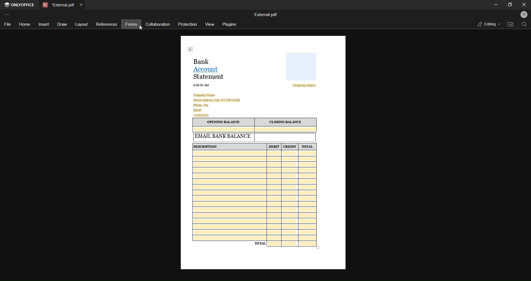 This screenshot has height=281, width=531. I want to click on profile, so click(524, 15).